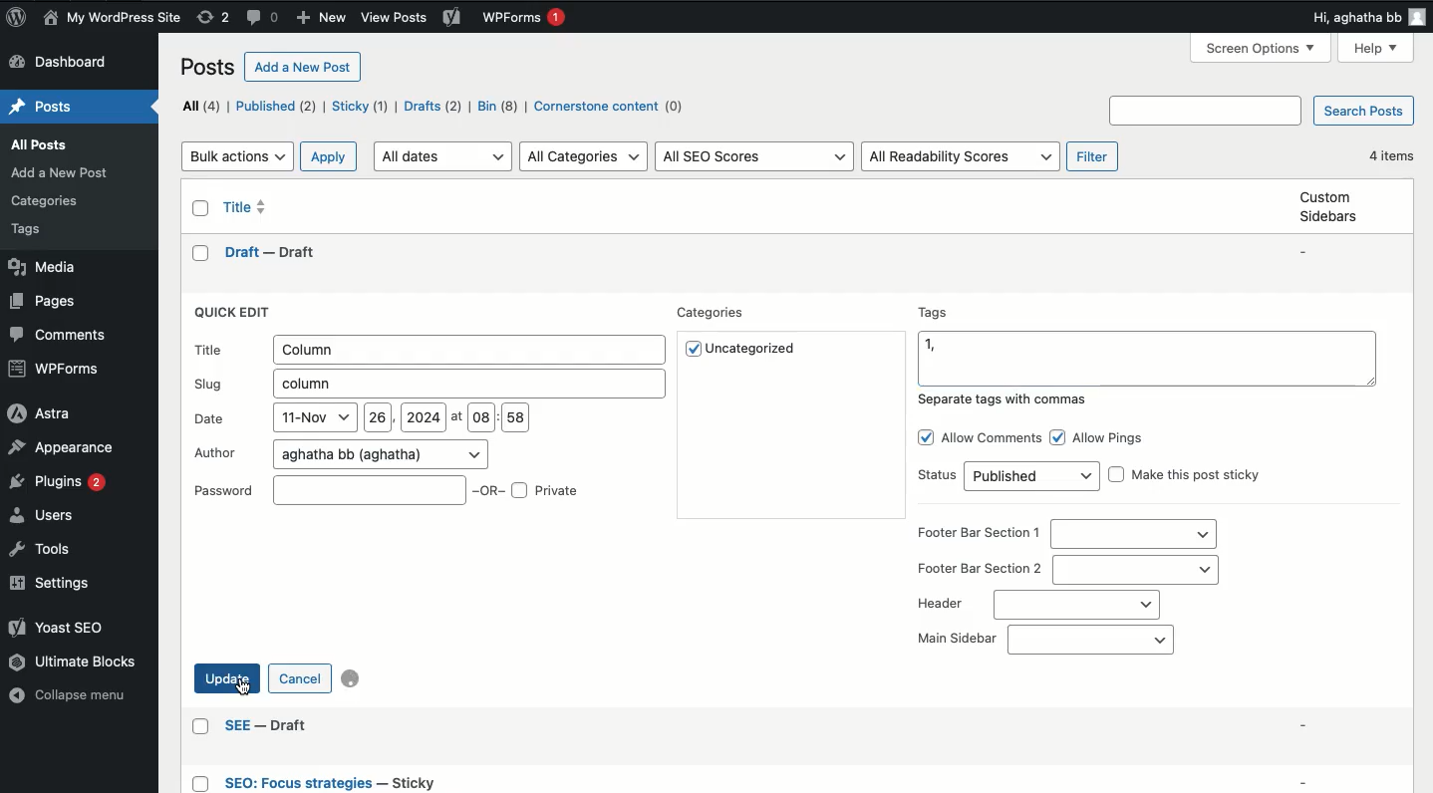 The width and height of the screenshot is (1433, 793). I want to click on All dates, so click(445, 155).